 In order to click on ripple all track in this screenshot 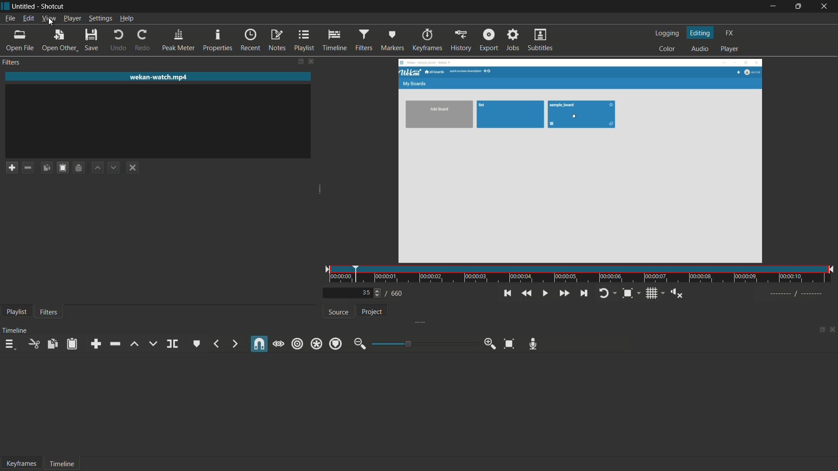, I will do `click(316, 344)`.